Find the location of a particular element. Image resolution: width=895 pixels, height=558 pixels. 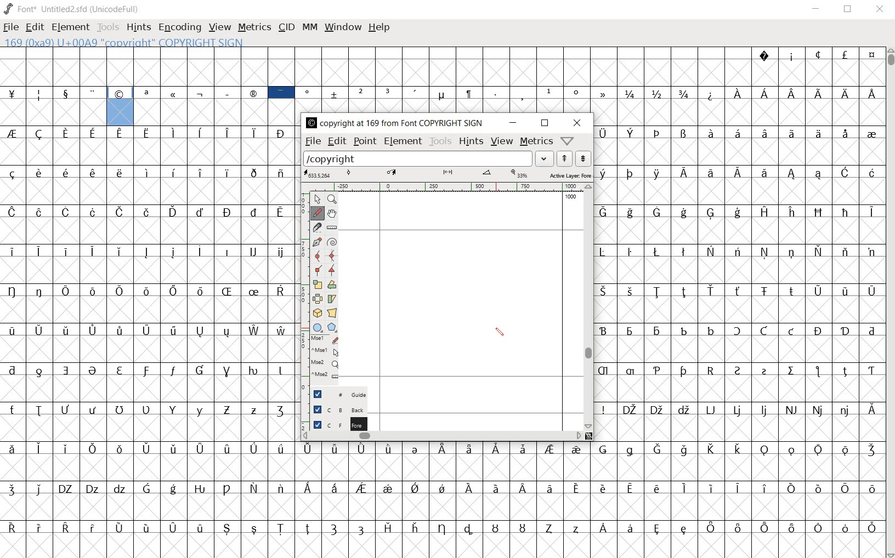

Help/Window is located at coordinates (569, 140).